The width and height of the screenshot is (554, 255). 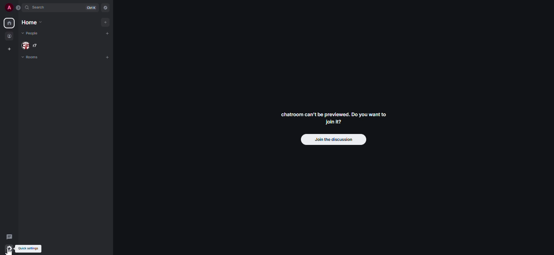 What do you see at coordinates (332, 118) in the screenshot?
I see `chatroom can't be previewed. Join it?` at bounding box center [332, 118].